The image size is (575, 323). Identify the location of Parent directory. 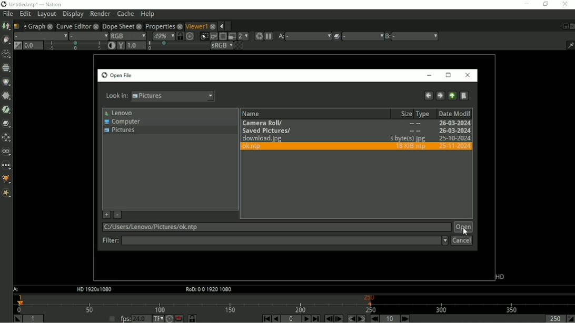
(453, 96).